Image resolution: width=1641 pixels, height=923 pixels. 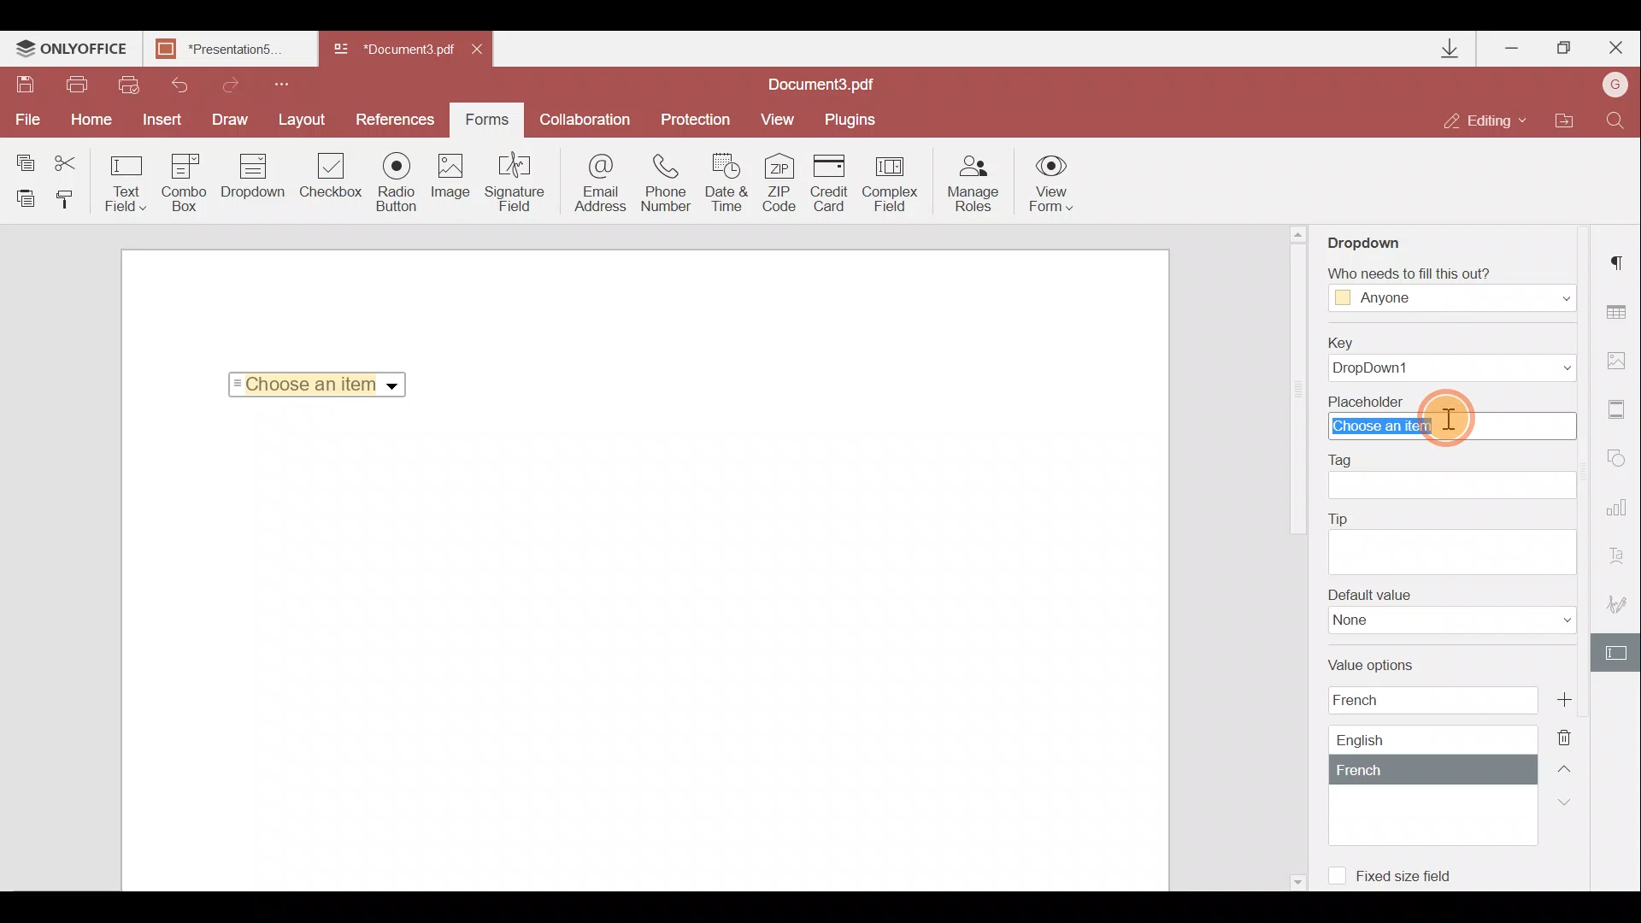 I want to click on Document3.pdf, so click(x=842, y=84).